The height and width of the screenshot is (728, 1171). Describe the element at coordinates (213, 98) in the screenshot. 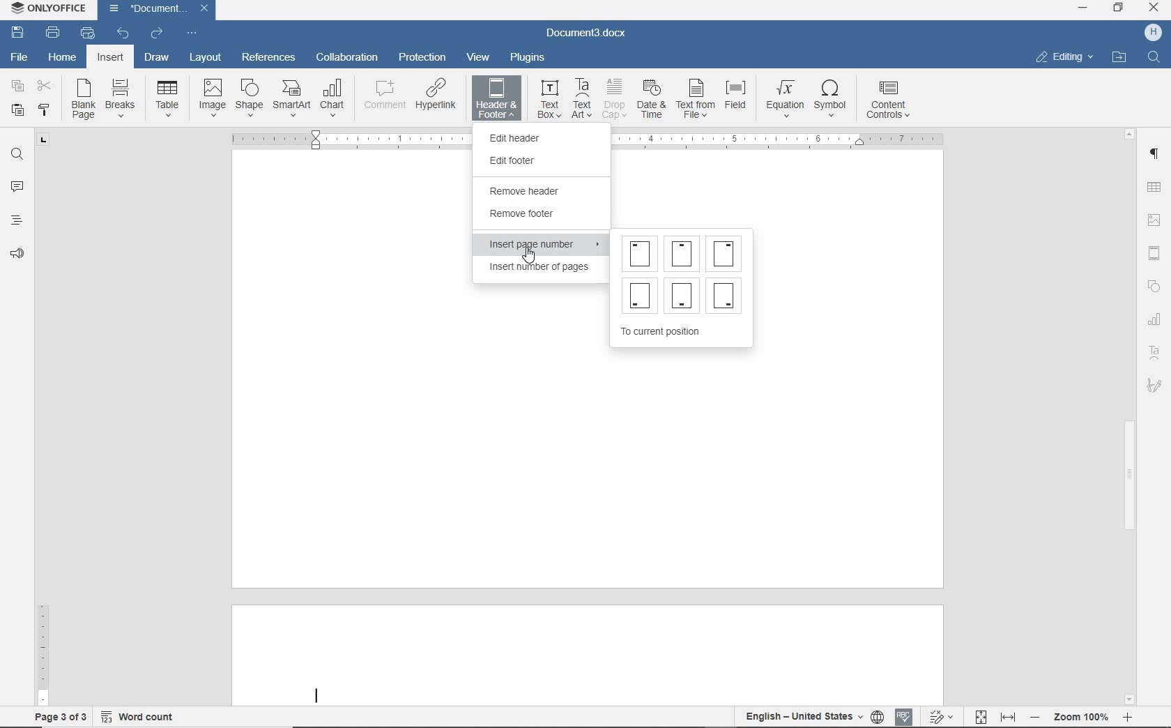

I see `IMAGE` at that location.